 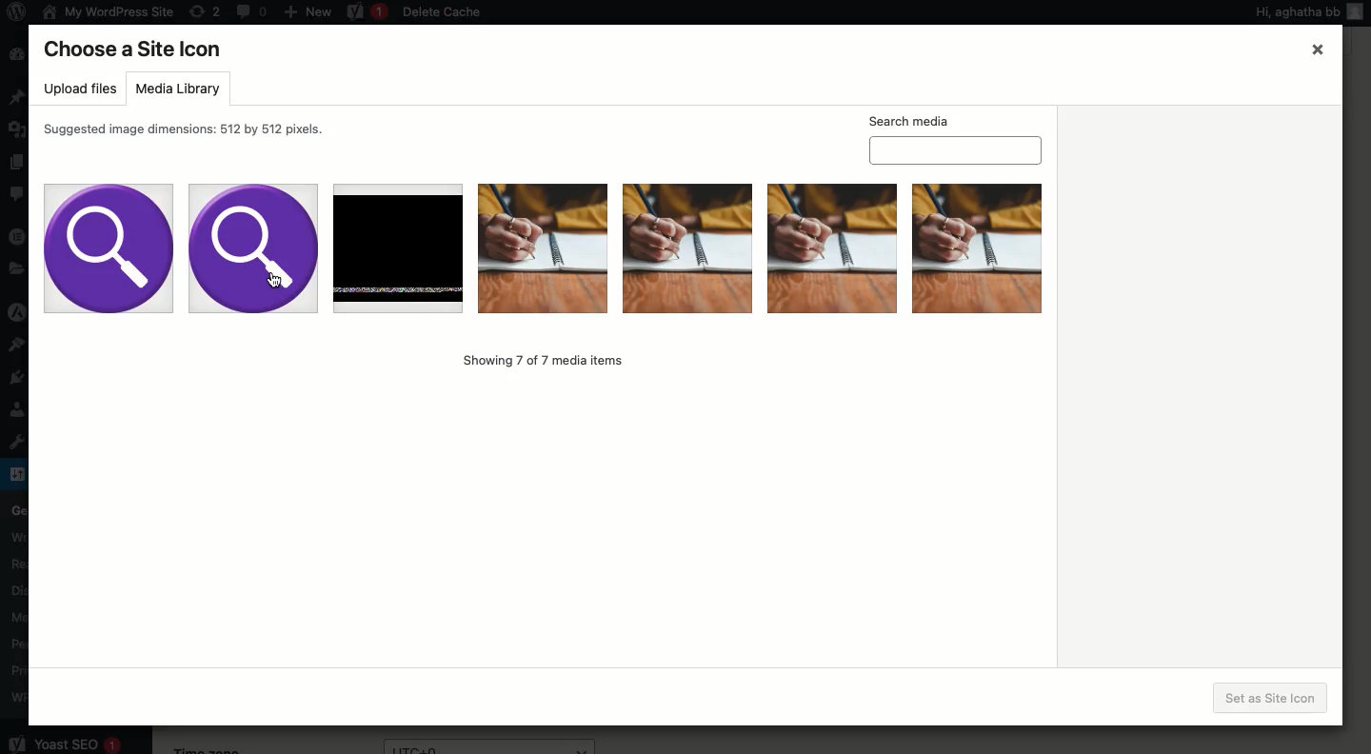 What do you see at coordinates (978, 246) in the screenshot?
I see `Image` at bounding box center [978, 246].